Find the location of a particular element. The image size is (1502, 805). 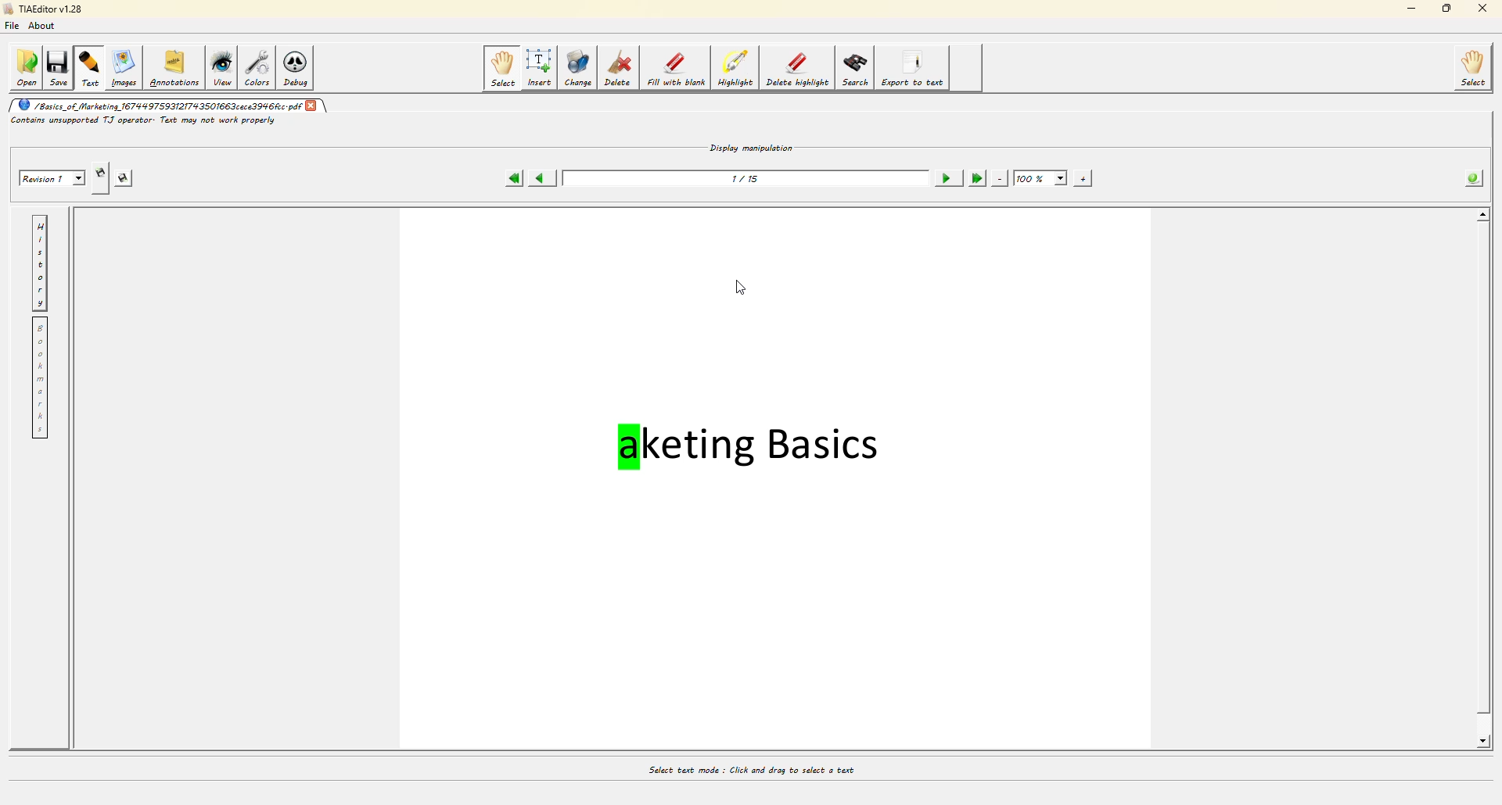

insert is located at coordinates (538, 68).